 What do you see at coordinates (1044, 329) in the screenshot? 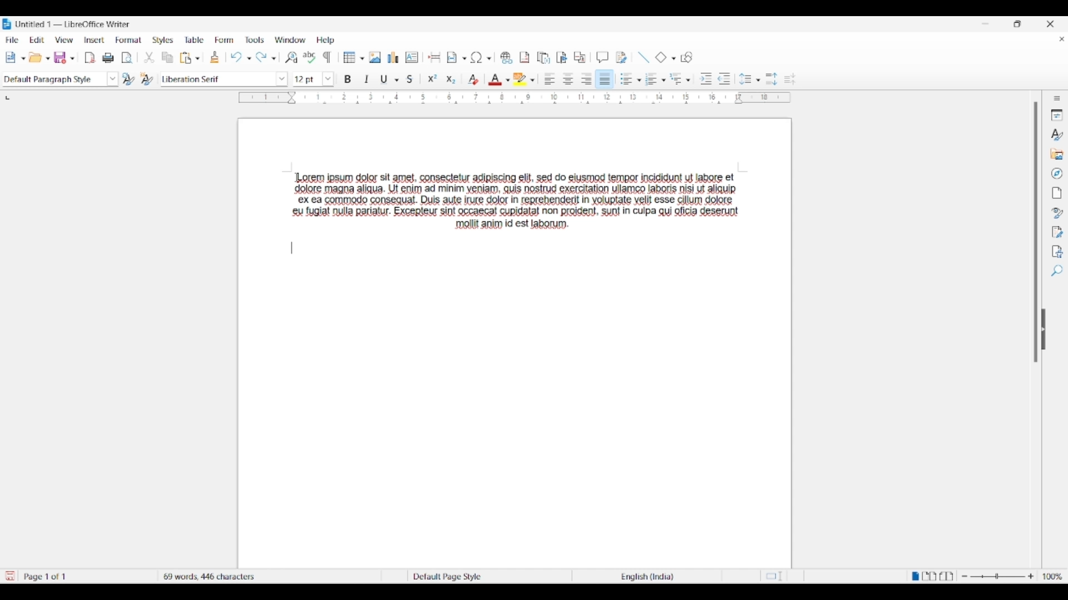
I see `Hide right sidebar` at bounding box center [1044, 329].